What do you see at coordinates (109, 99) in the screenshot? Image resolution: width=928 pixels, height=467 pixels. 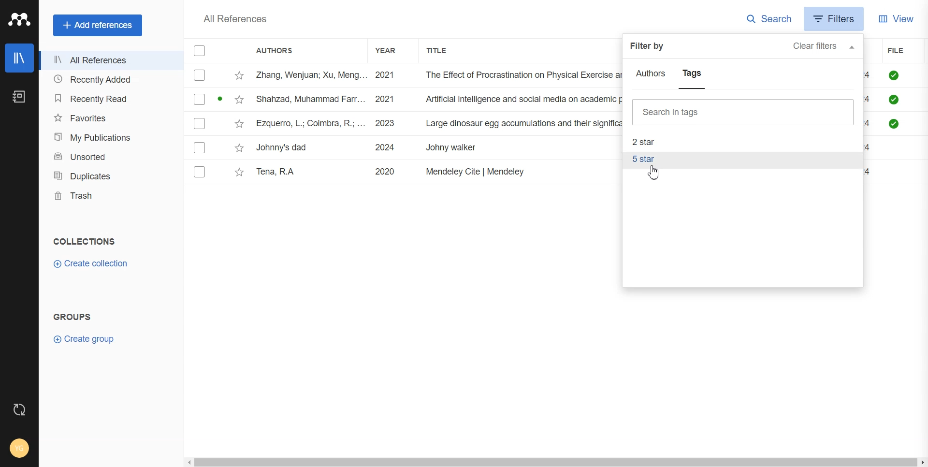 I see `Recently Read` at bounding box center [109, 99].